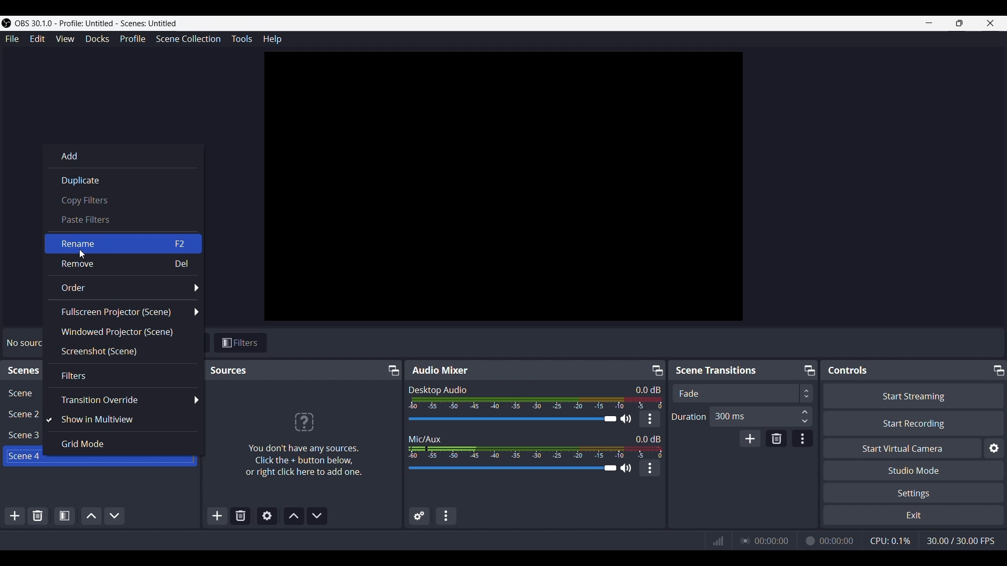  What do you see at coordinates (801, 439) in the screenshot?
I see `Transition properties` at bounding box center [801, 439].